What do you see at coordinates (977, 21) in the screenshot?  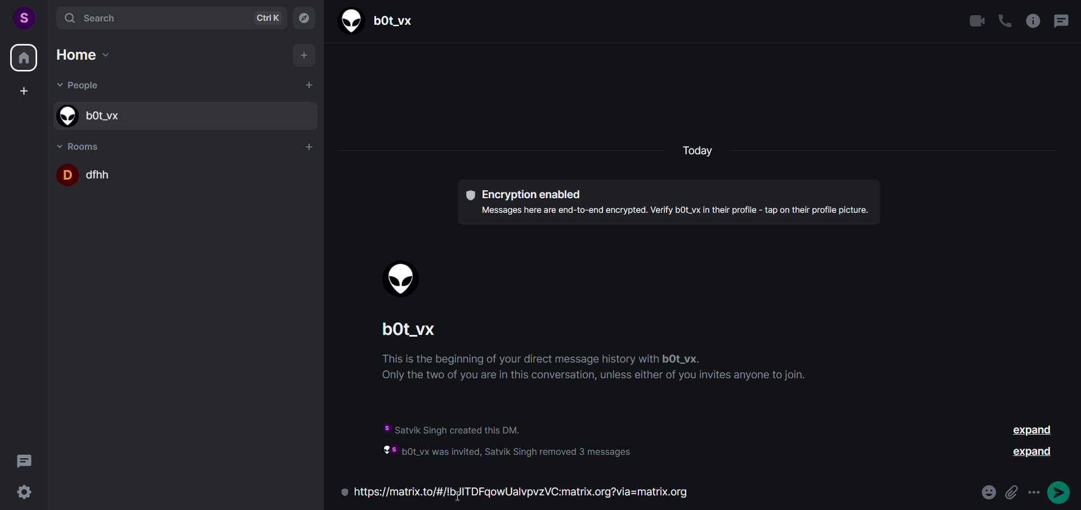 I see `video call` at bounding box center [977, 21].